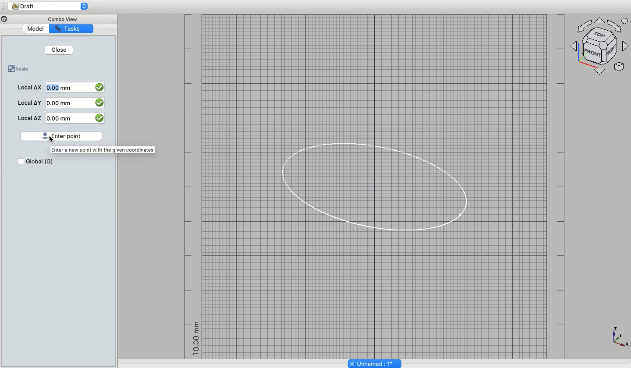  Describe the element at coordinates (4, 6) in the screenshot. I see `Sidebar` at that location.